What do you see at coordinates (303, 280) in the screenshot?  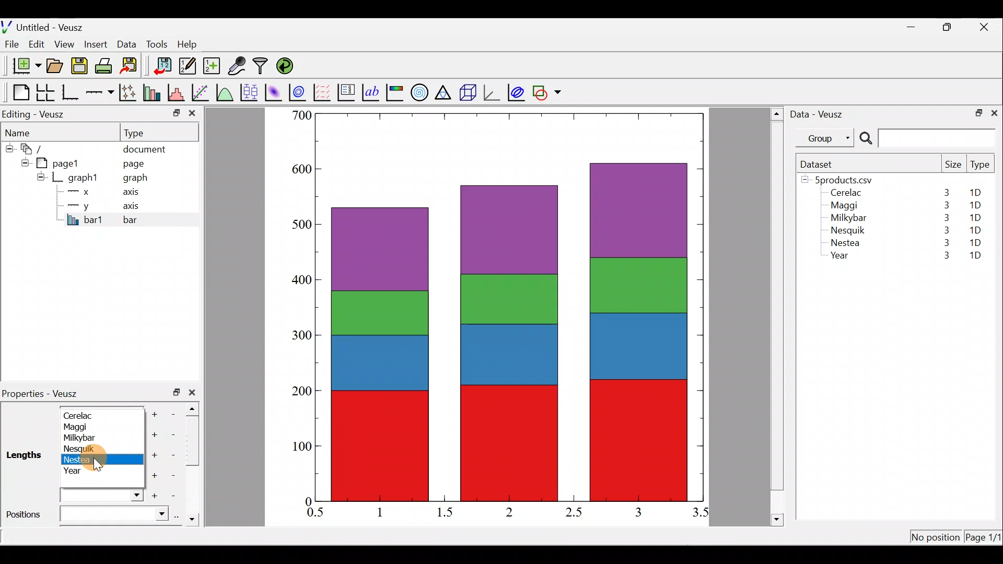 I see `400` at bounding box center [303, 280].